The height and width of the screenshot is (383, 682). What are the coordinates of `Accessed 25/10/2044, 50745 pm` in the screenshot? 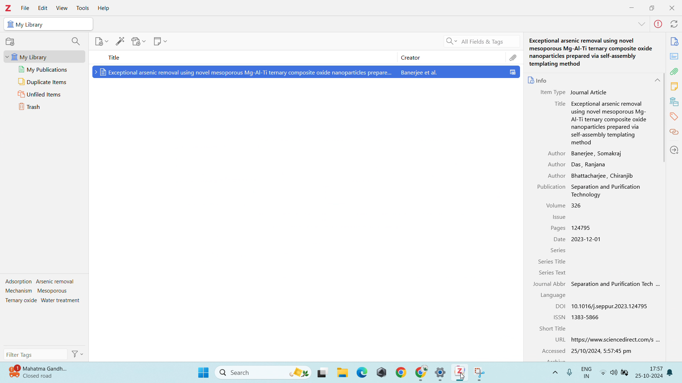 It's located at (586, 352).